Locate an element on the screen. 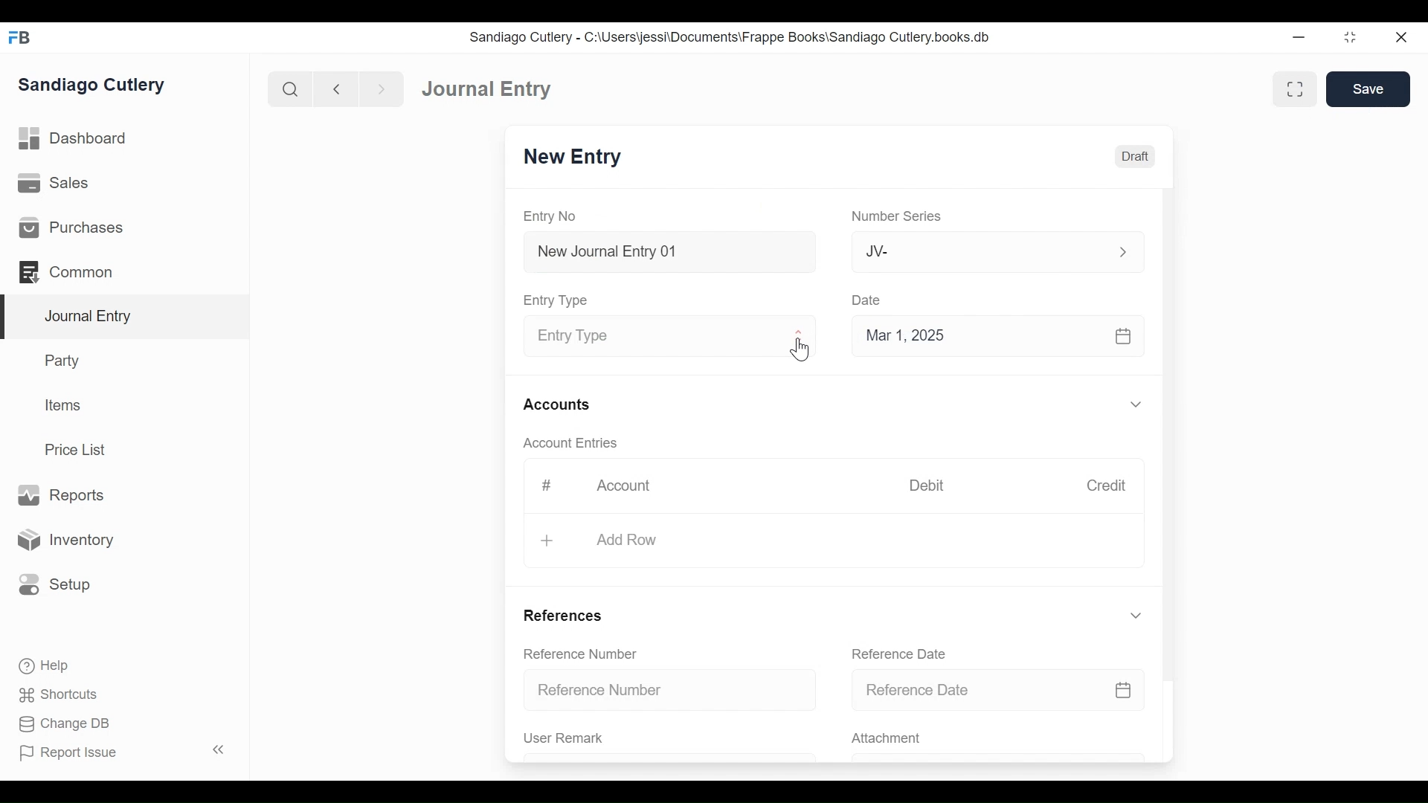  minimize is located at coordinates (1351, 36).